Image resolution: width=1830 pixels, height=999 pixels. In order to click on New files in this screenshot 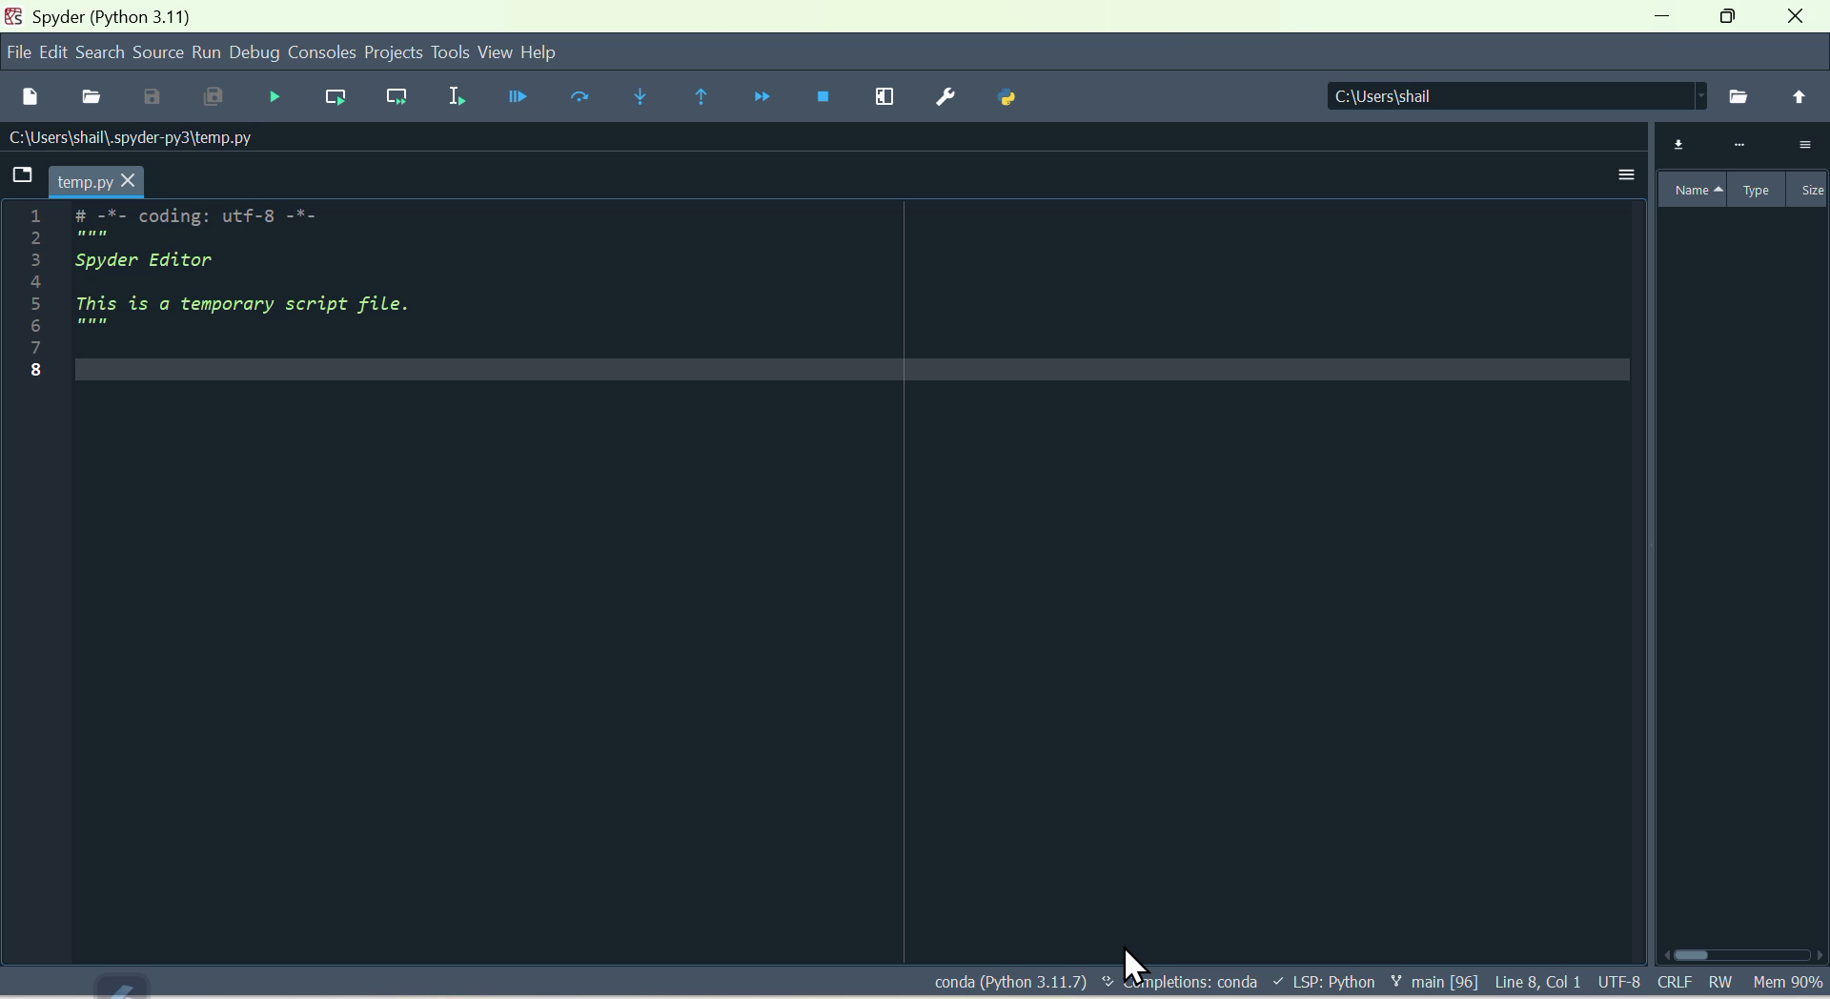, I will do `click(30, 94)`.